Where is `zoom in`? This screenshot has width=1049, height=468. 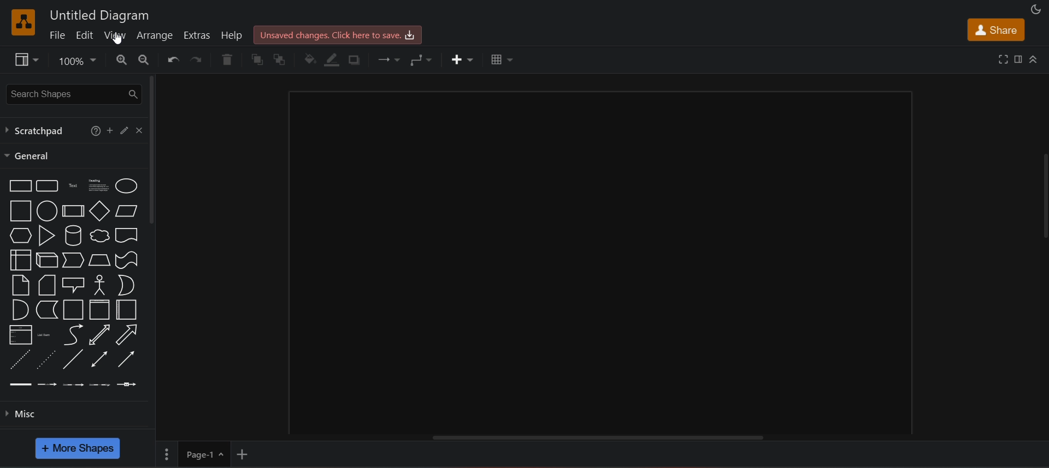
zoom in is located at coordinates (120, 60).